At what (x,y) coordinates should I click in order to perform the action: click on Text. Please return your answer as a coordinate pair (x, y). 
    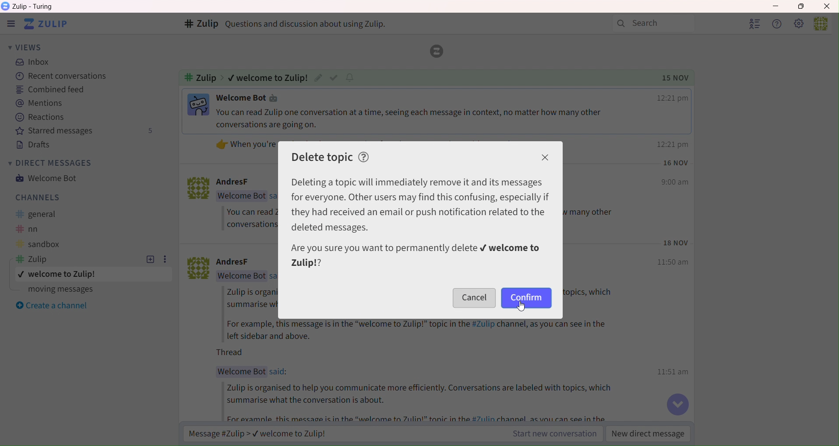
    Looking at the image, I should click on (251, 219).